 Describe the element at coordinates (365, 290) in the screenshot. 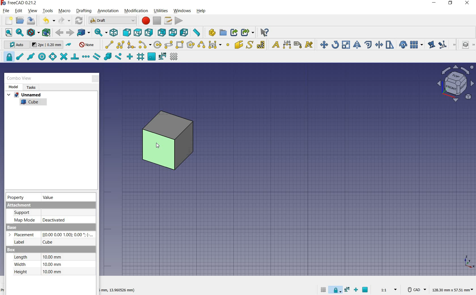

I see `snap working plane` at that location.